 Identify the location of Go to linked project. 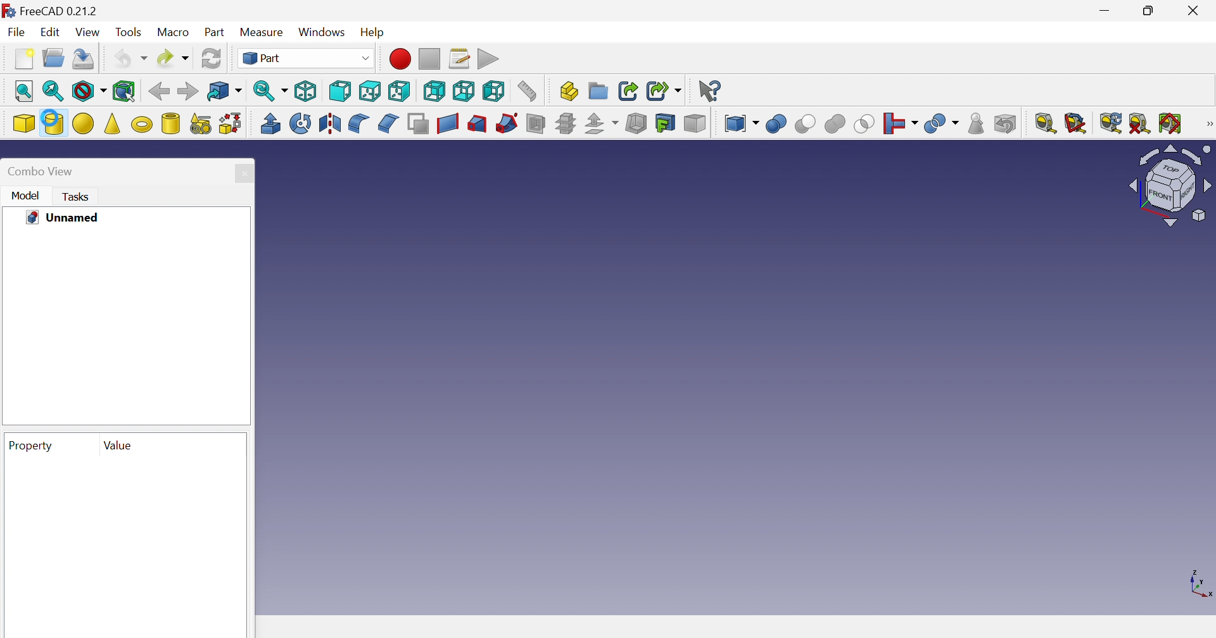
(224, 91).